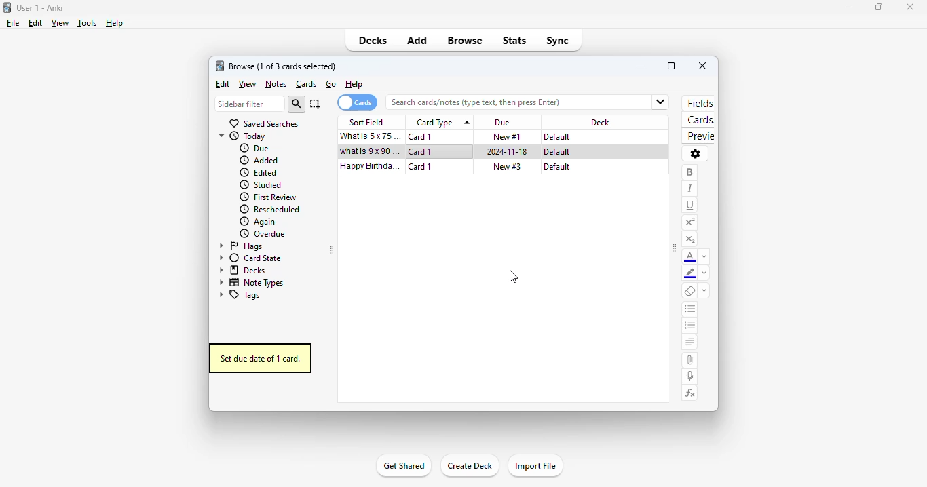 This screenshot has height=487, width=927. Describe the element at coordinates (698, 103) in the screenshot. I see `fields` at that location.